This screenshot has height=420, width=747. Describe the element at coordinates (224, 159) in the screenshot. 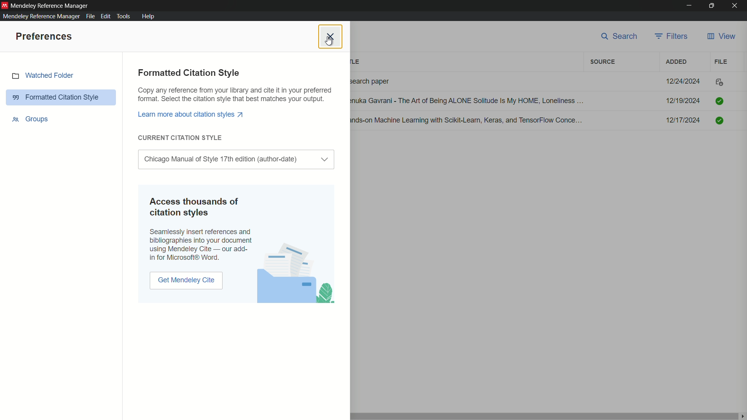

I see `changed citation style` at that location.